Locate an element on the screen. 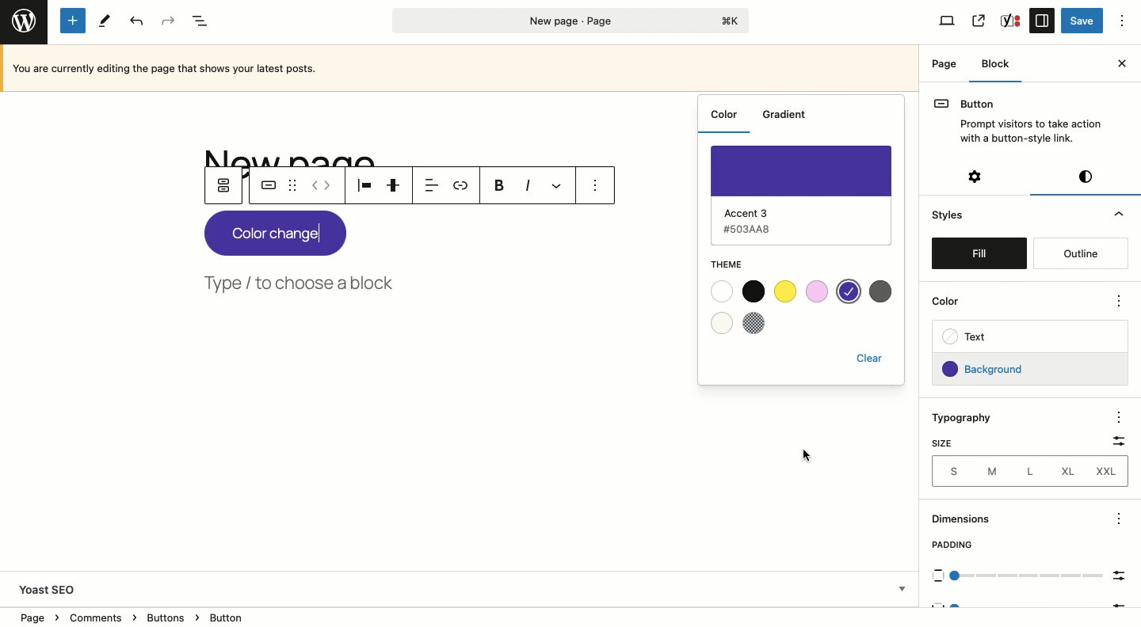 Image resolution: width=1141 pixels, height=627 pixels. Link is located at coordinates (460, 185).